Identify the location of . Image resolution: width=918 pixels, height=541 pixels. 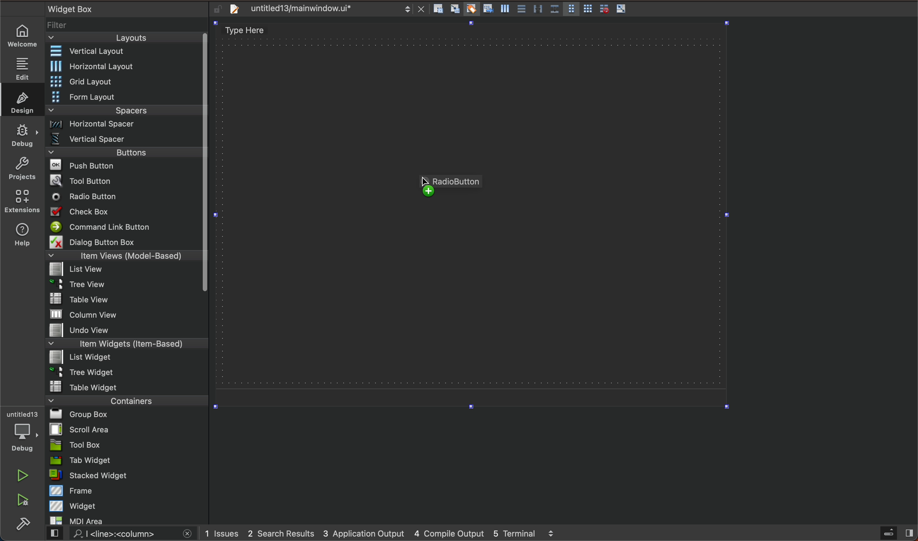
(470, 9).